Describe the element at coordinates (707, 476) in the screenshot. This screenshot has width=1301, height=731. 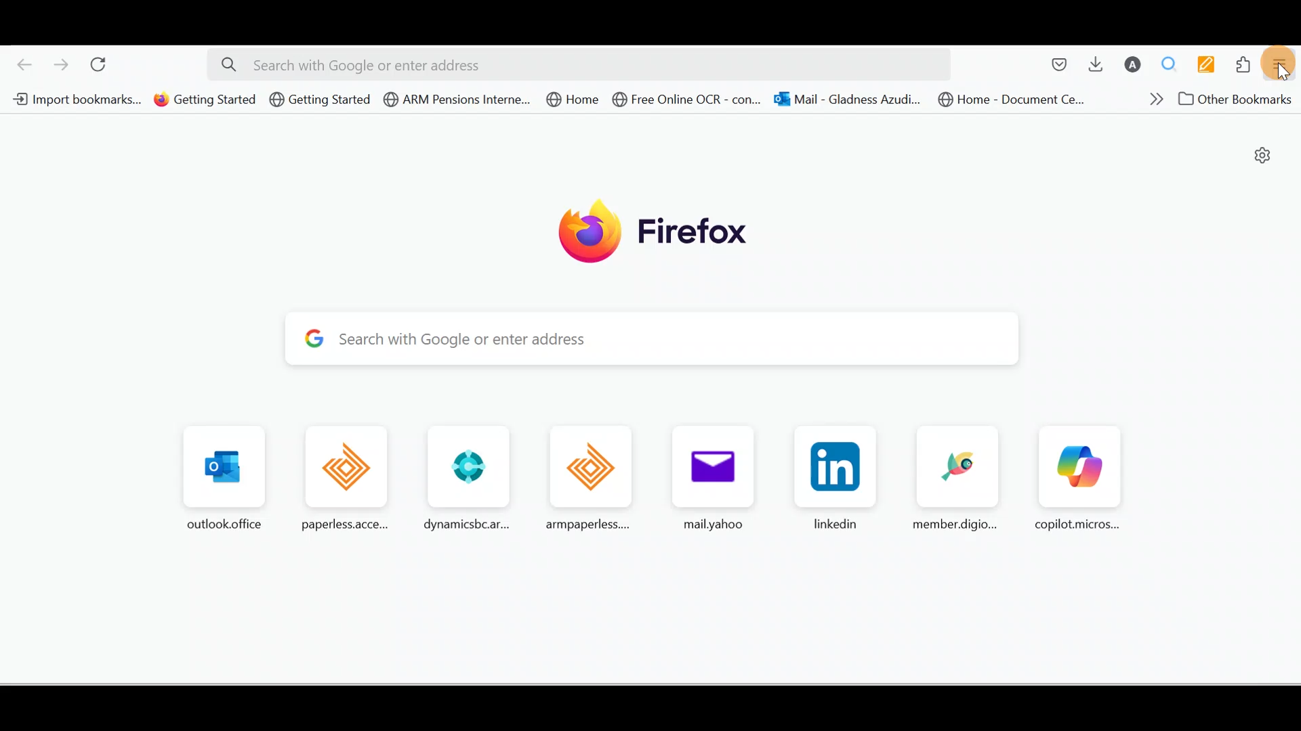
I see `Frequently browsed page` at that location.